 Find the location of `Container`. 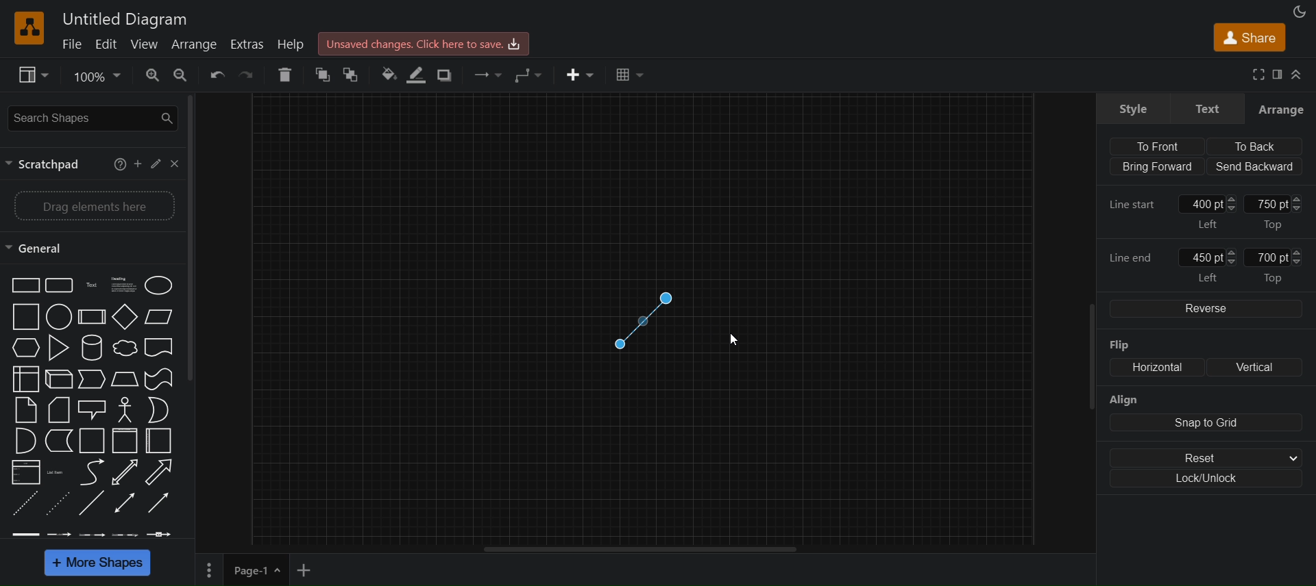

Container is located at coordinates (89, 440).